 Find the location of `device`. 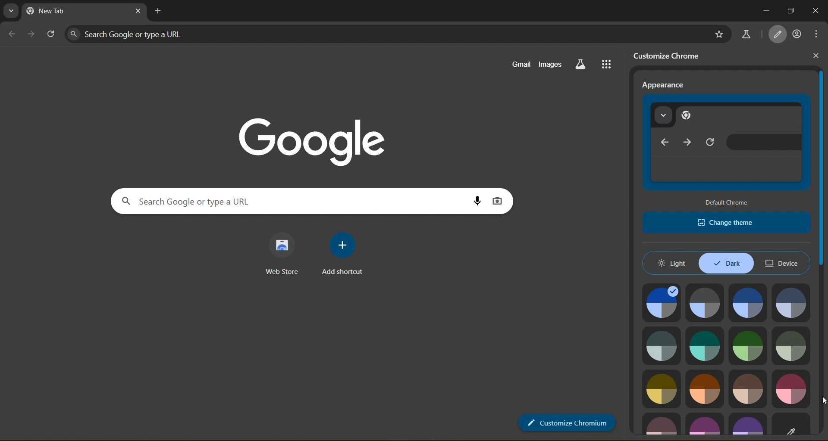

device is located at coordinates (783, 263).